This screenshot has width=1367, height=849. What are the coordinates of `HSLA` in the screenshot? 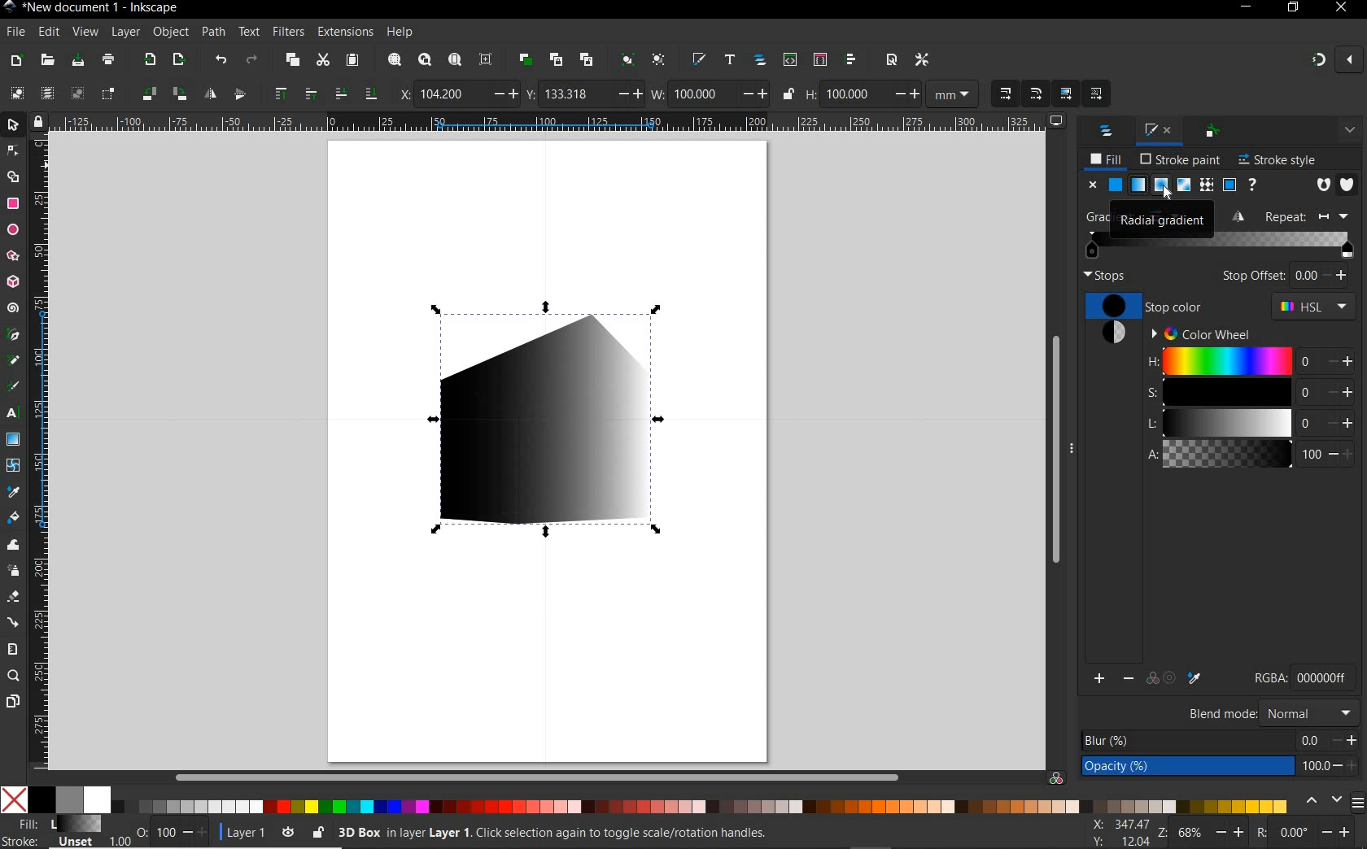 It's located at (1152, 411).